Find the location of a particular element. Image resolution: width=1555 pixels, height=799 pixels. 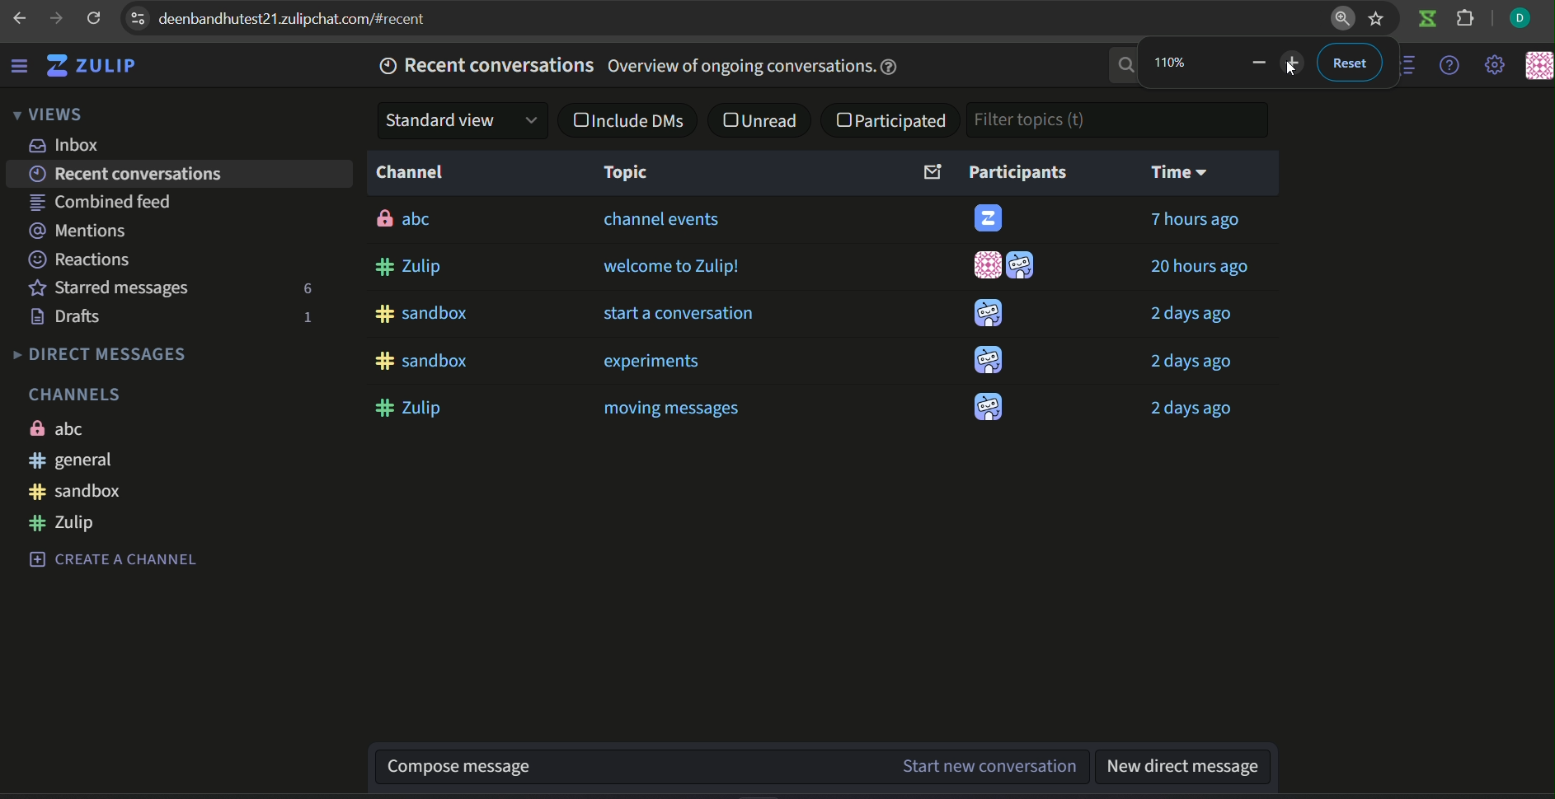

options is located at coordinates (137, 16).